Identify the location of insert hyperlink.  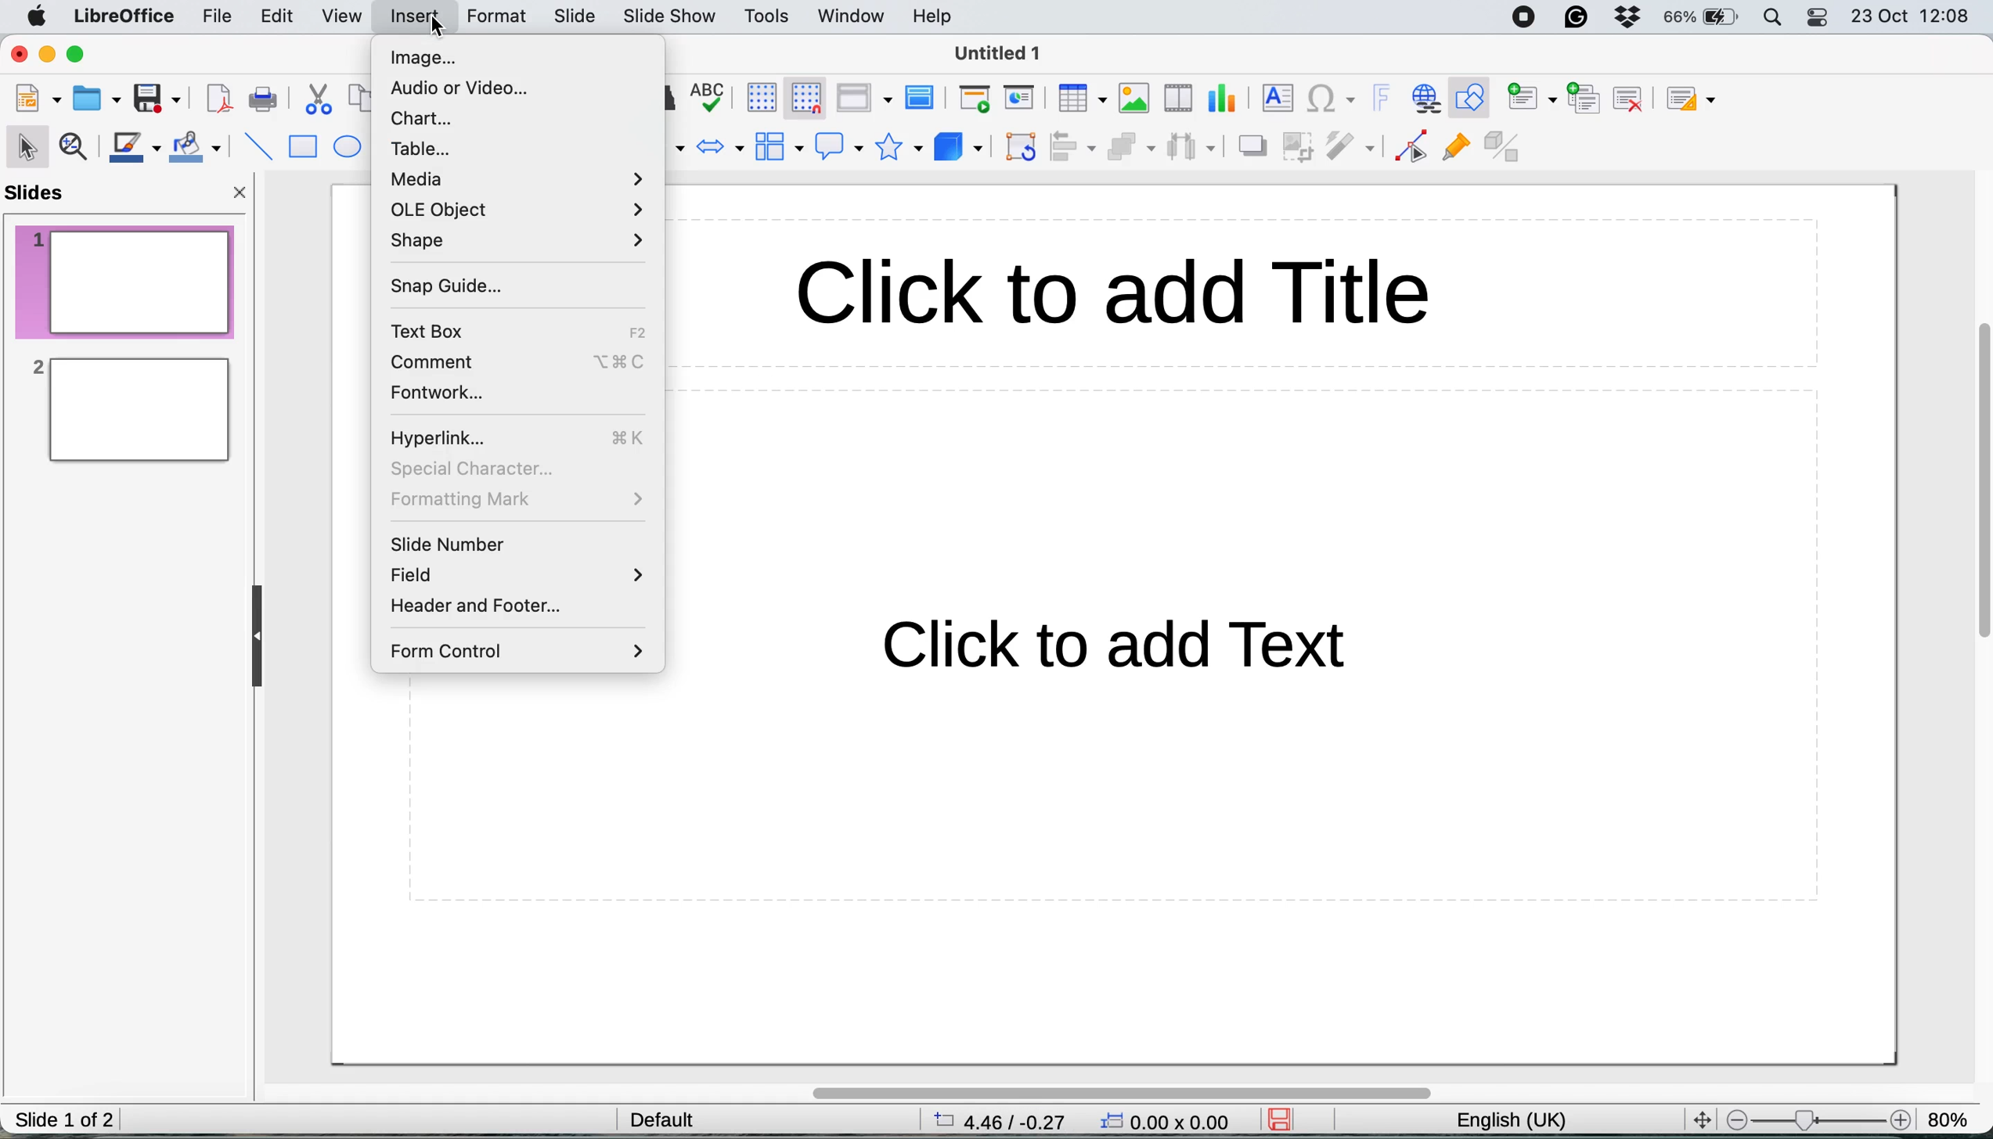
(1424, 98).